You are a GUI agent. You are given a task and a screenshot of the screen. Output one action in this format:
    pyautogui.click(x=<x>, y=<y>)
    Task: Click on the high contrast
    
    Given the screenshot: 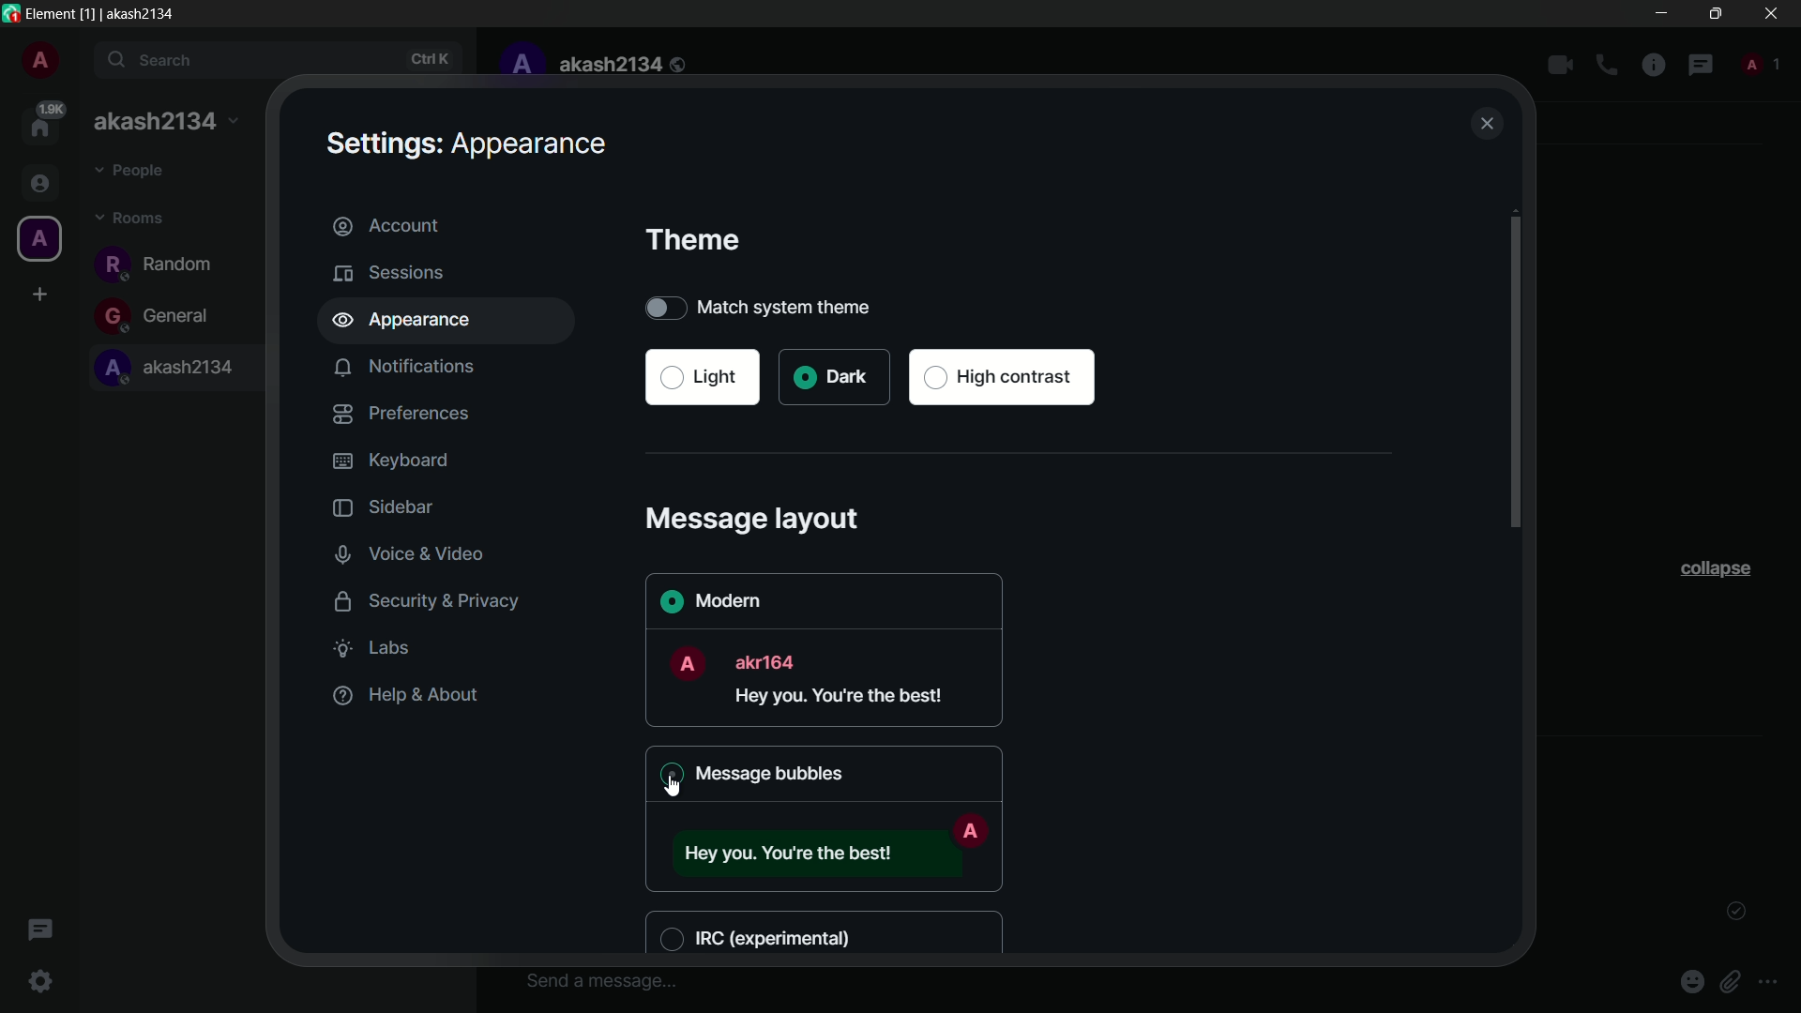 What is the action you would take?
    pyautogui.click(x=1004, y=378)
    